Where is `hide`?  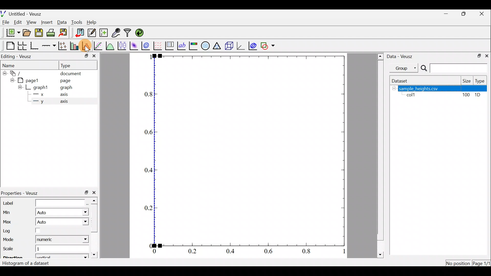 hide is located at coordinates (11, 80).